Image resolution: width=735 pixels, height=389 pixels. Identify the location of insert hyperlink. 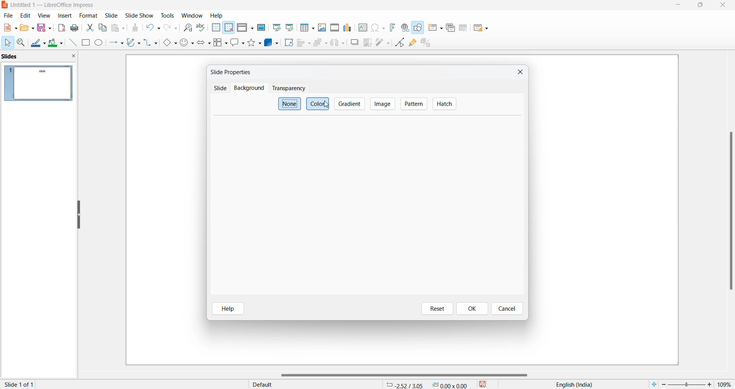
(405, 28).